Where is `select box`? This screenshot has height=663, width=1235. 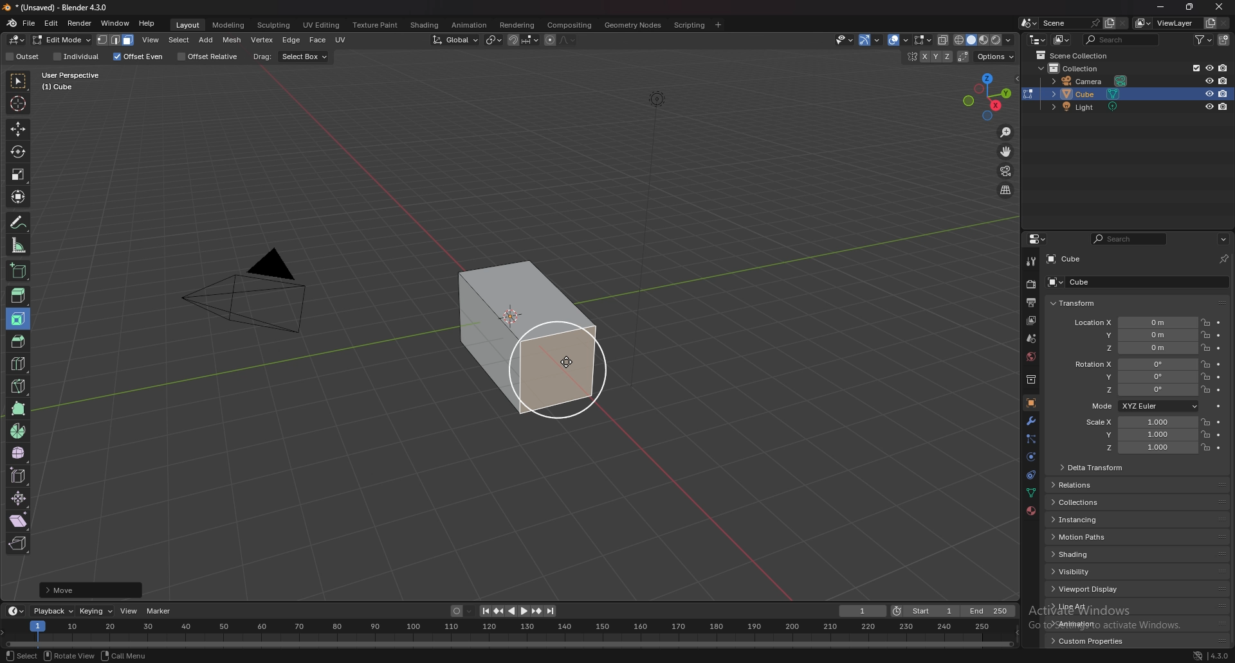
select box is located at coordinates (304, 57).